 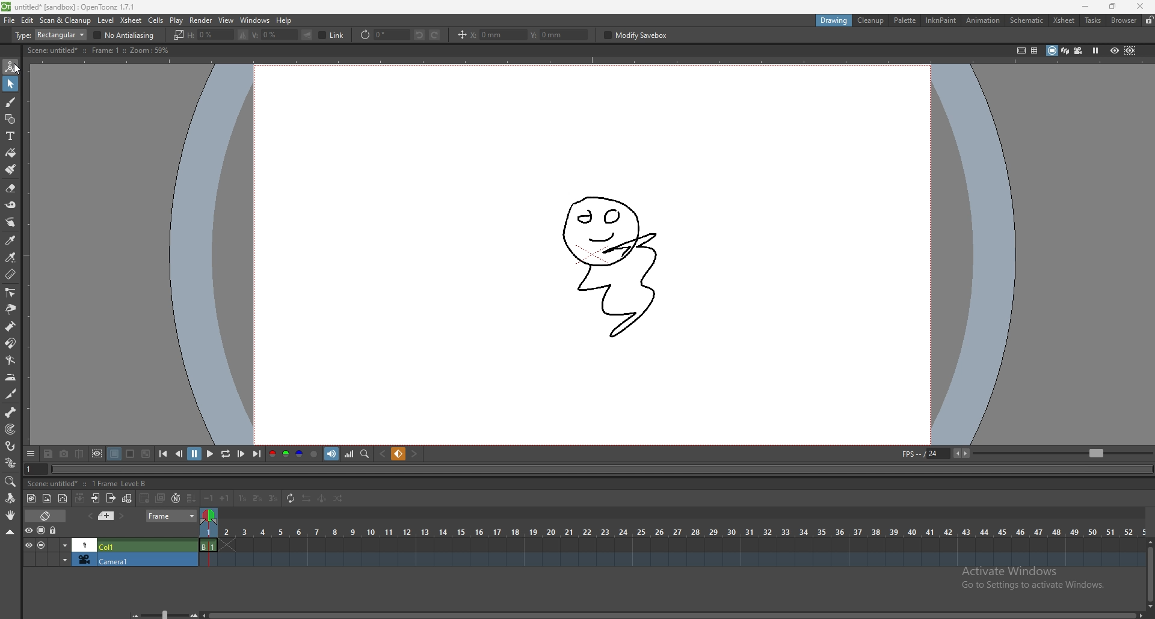 I want to click on safe area, so click(x=1020, y=50).